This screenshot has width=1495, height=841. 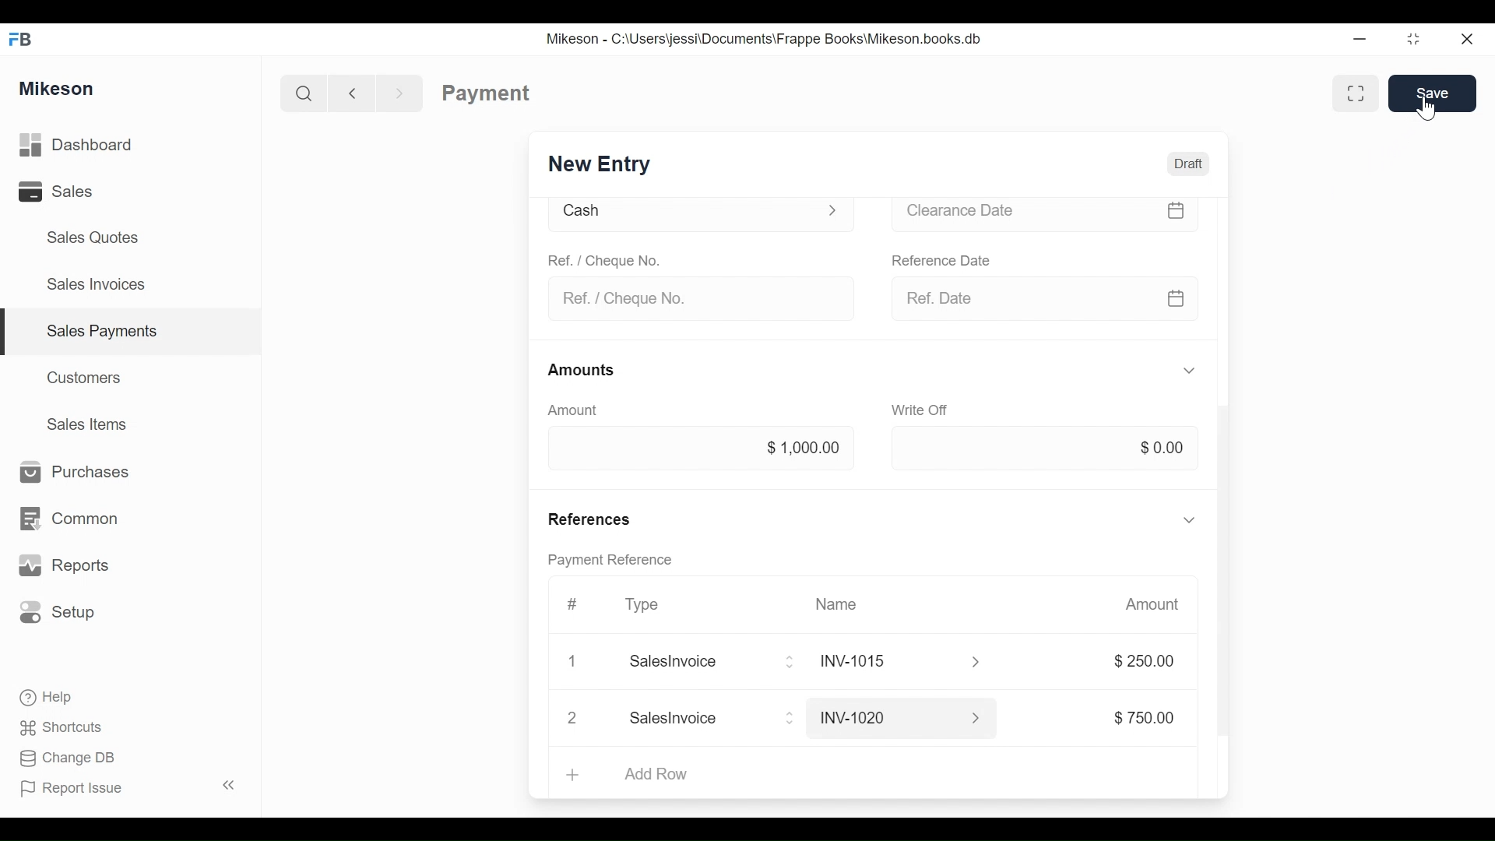 I want to click on Add Row, so click(x=654, y=775).